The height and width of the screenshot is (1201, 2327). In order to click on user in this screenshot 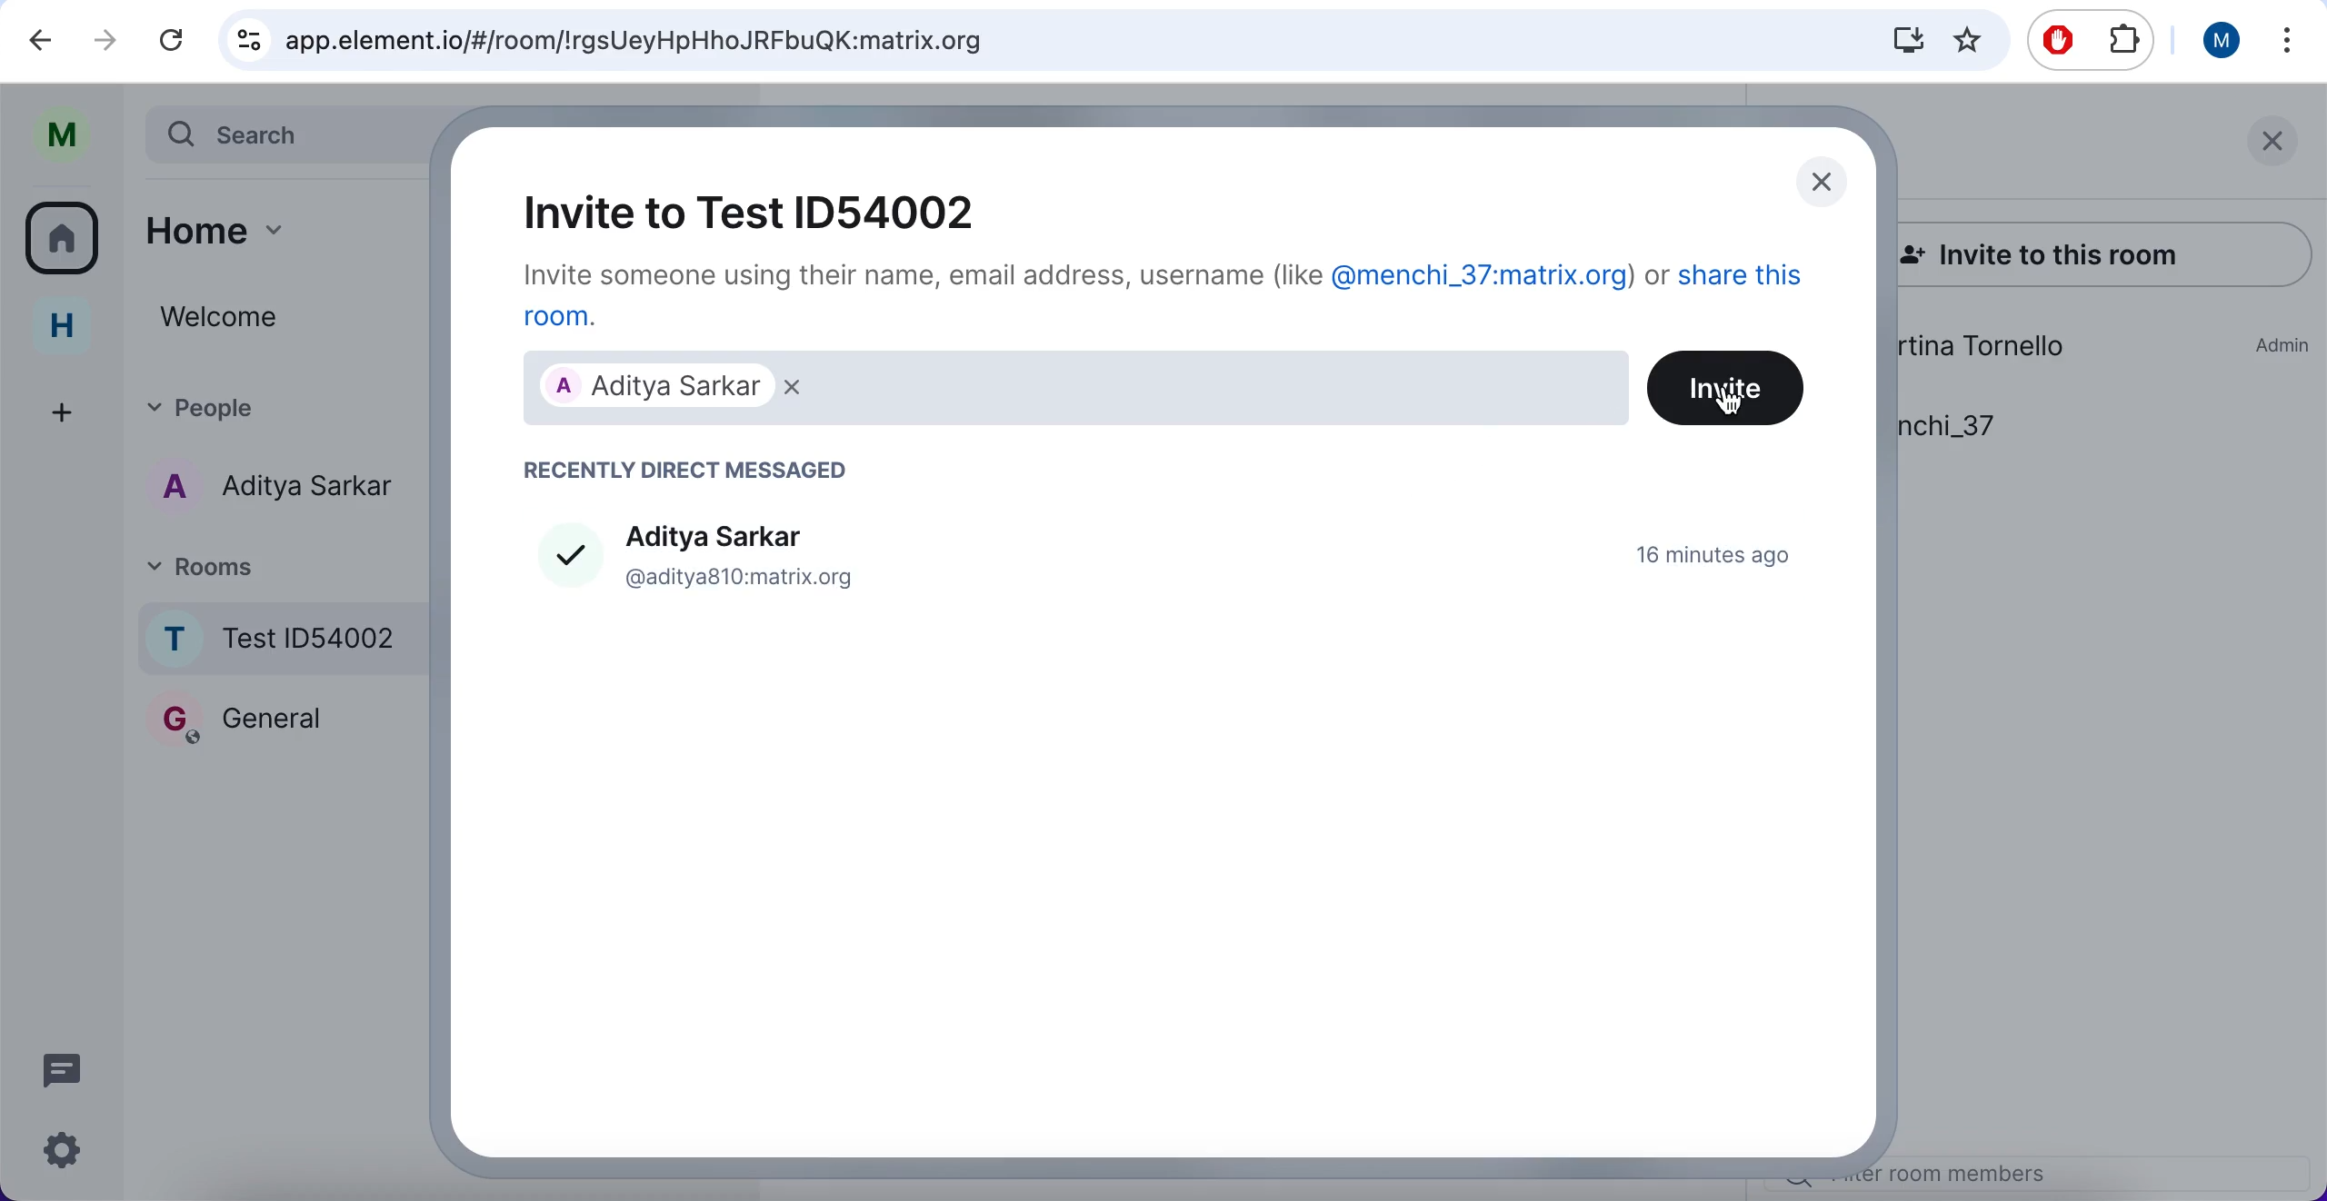, I will do `click(2223, 42)`.